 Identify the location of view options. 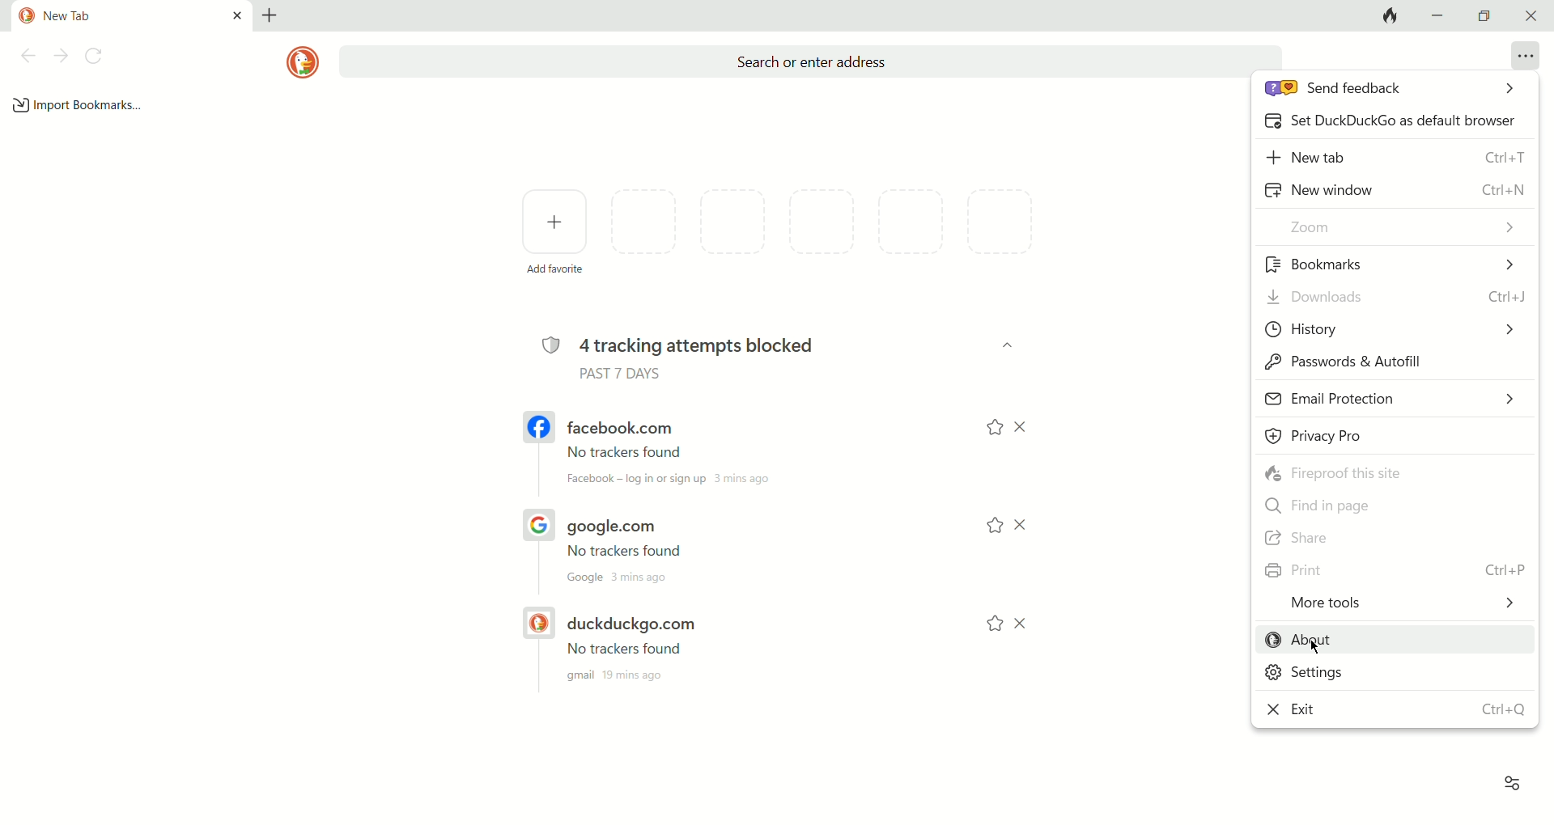
(1512, 780).